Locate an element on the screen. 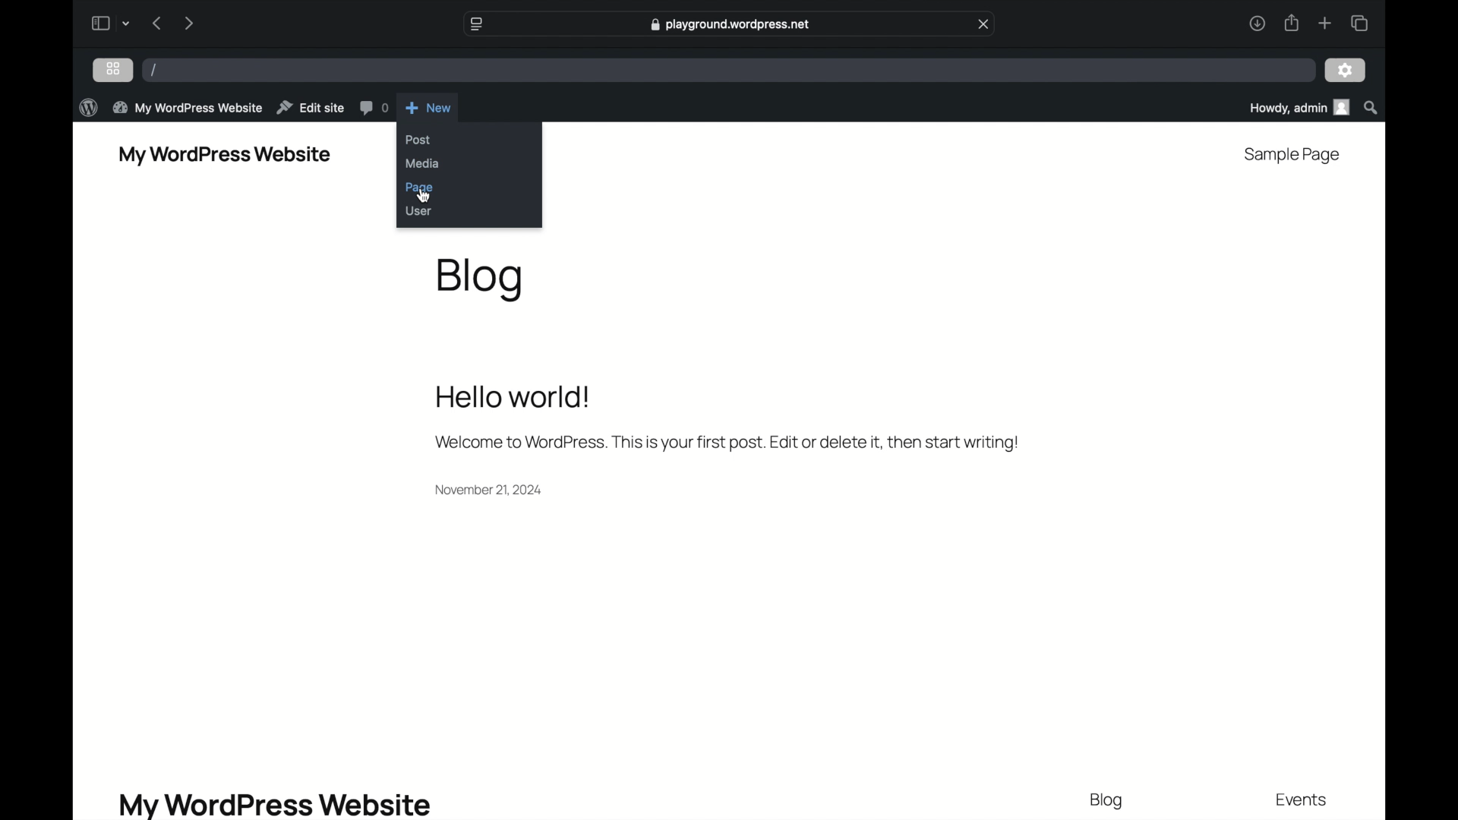  sample page is located at coordinates (1292, 156).